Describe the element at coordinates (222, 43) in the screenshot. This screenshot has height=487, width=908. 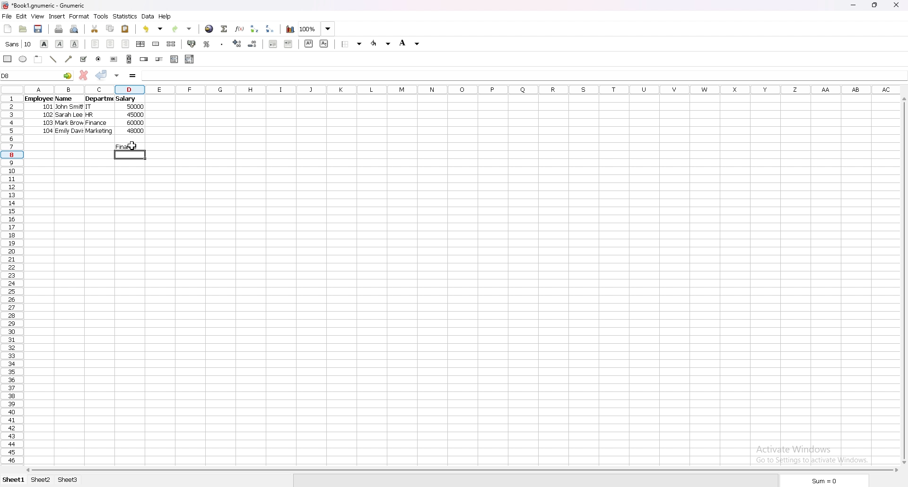
I see `thousands separator` at that location.